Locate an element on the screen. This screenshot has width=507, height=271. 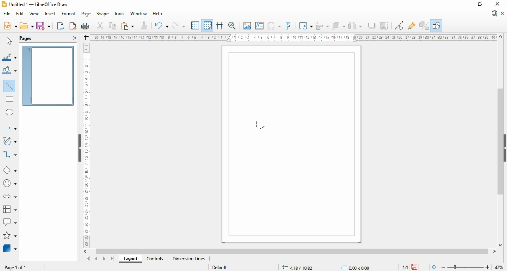
snap to grids is located at coordinates (208, 25).